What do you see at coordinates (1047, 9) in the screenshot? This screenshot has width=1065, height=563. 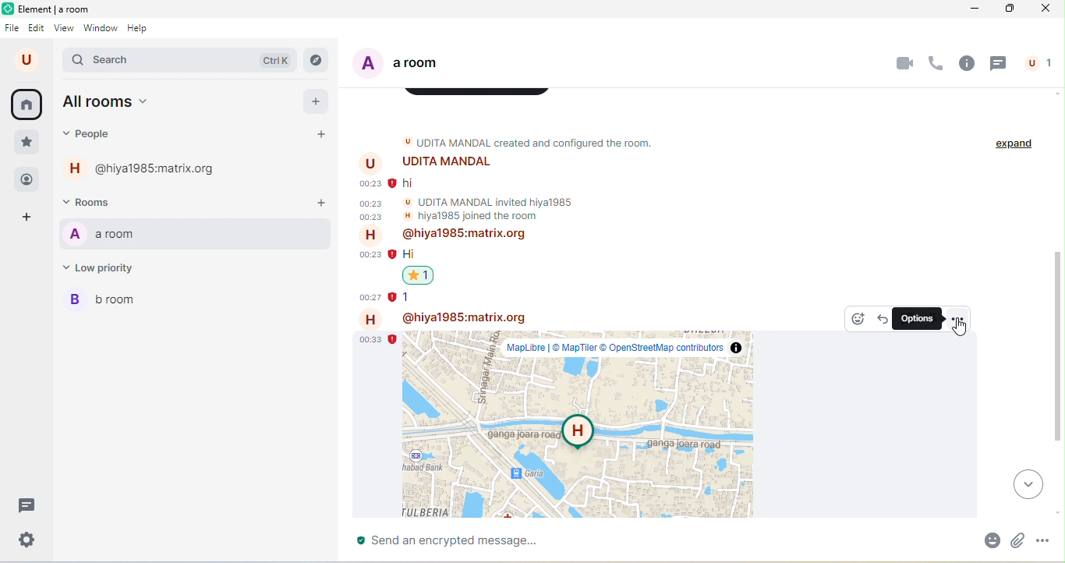 I see `close` at bounding box center [1047, 9].